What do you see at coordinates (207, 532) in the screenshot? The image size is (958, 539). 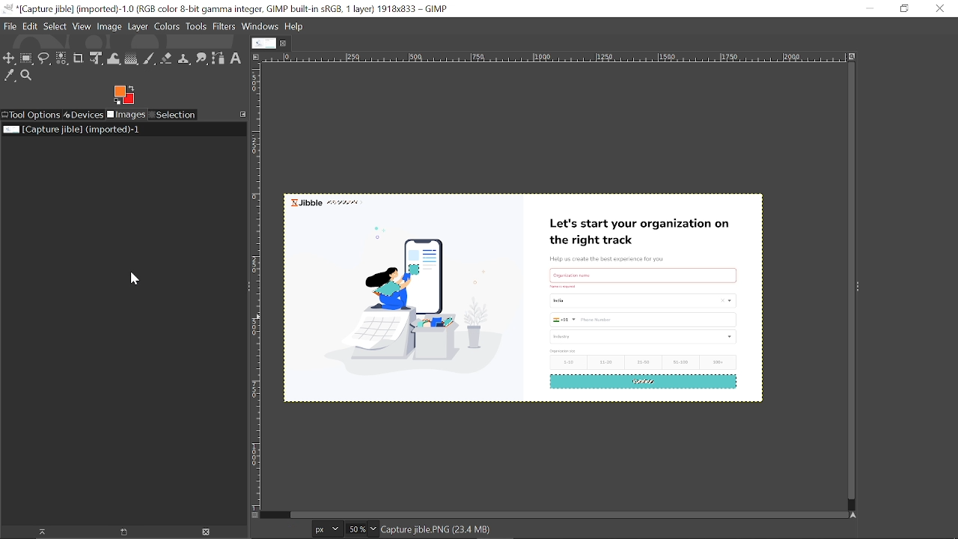 I see `Delete image` at bounding box center [207, 532].